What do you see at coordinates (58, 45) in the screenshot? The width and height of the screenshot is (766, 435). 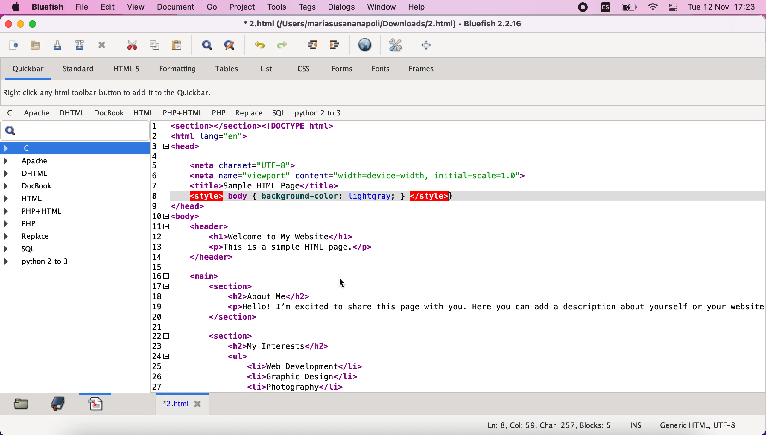 I see `save current file` at bounding box center [58, 45].